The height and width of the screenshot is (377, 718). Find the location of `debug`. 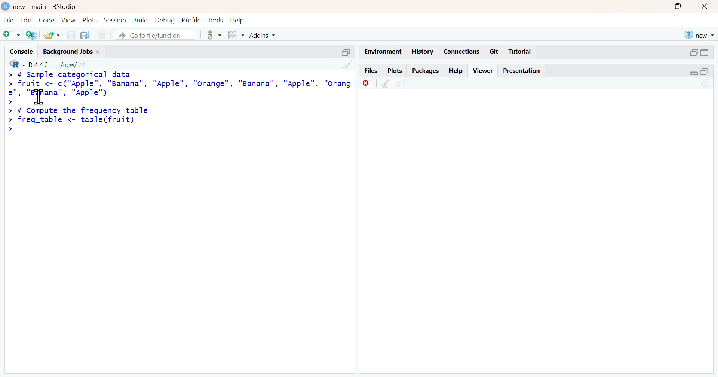

debug is located at coordinates (165, 21).